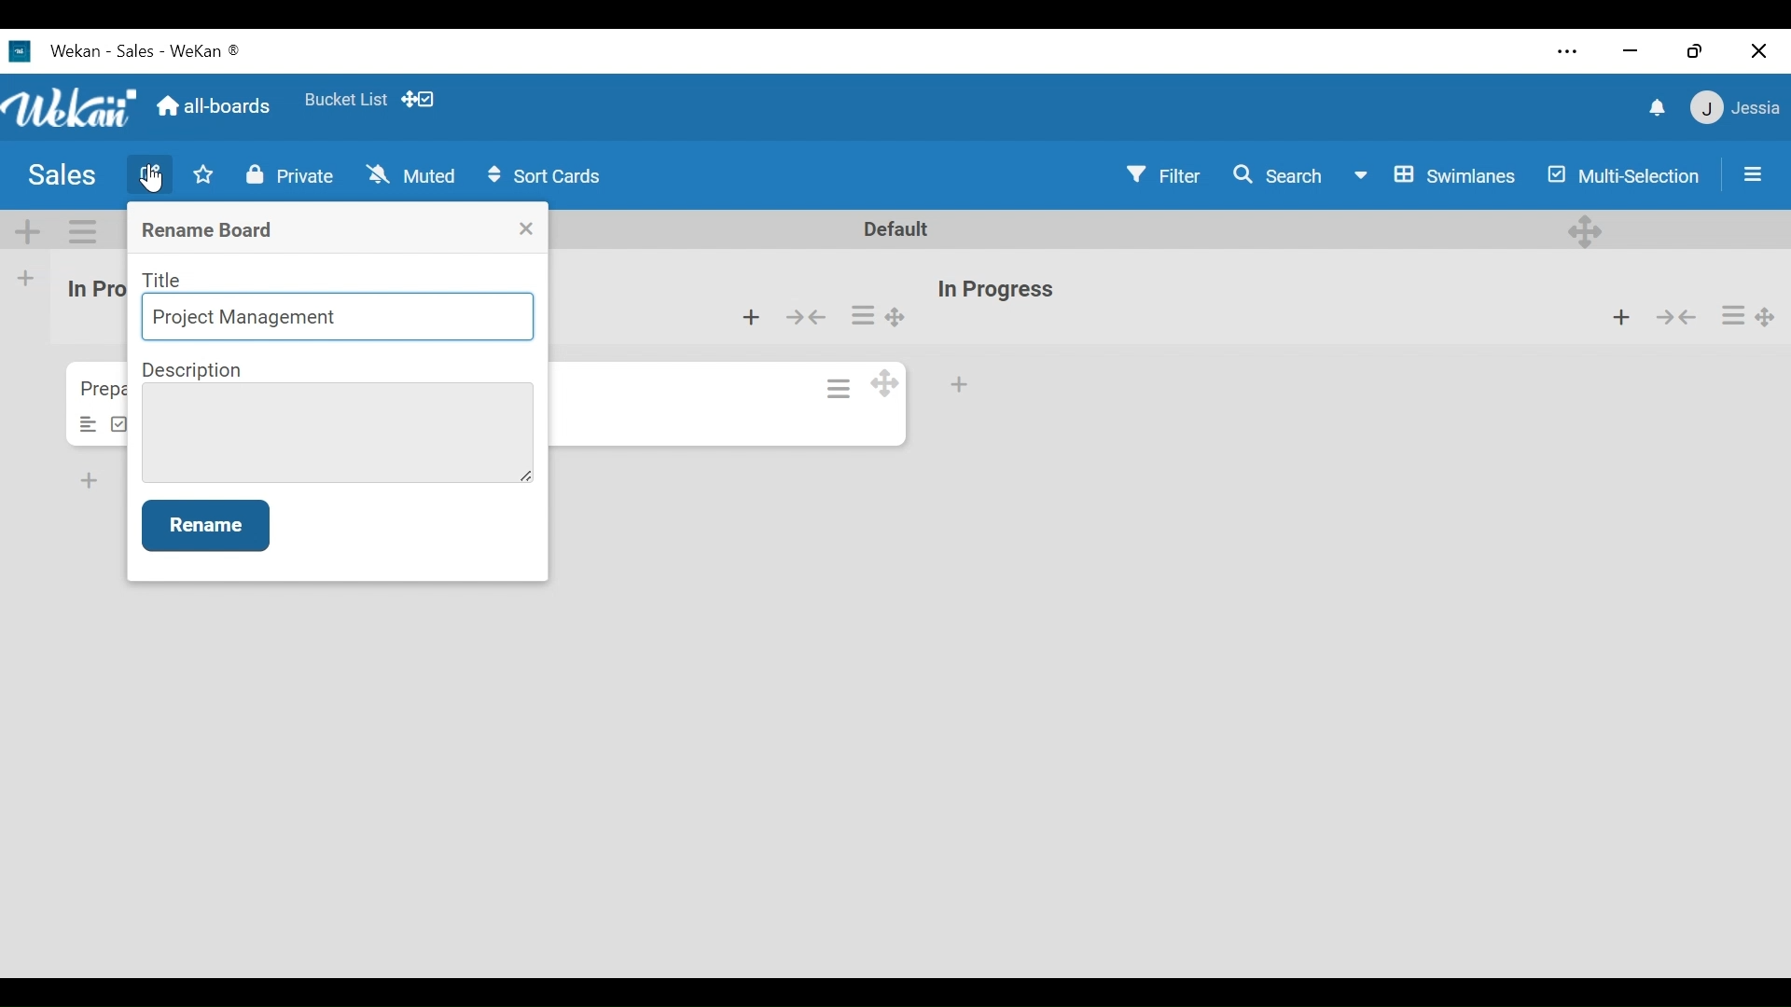 The image size is (1791, 1007). What do you see at coordinates (1766, 319) in the screenshot?
I see `Desktop drag handles` at bounding box center [1766, 319].